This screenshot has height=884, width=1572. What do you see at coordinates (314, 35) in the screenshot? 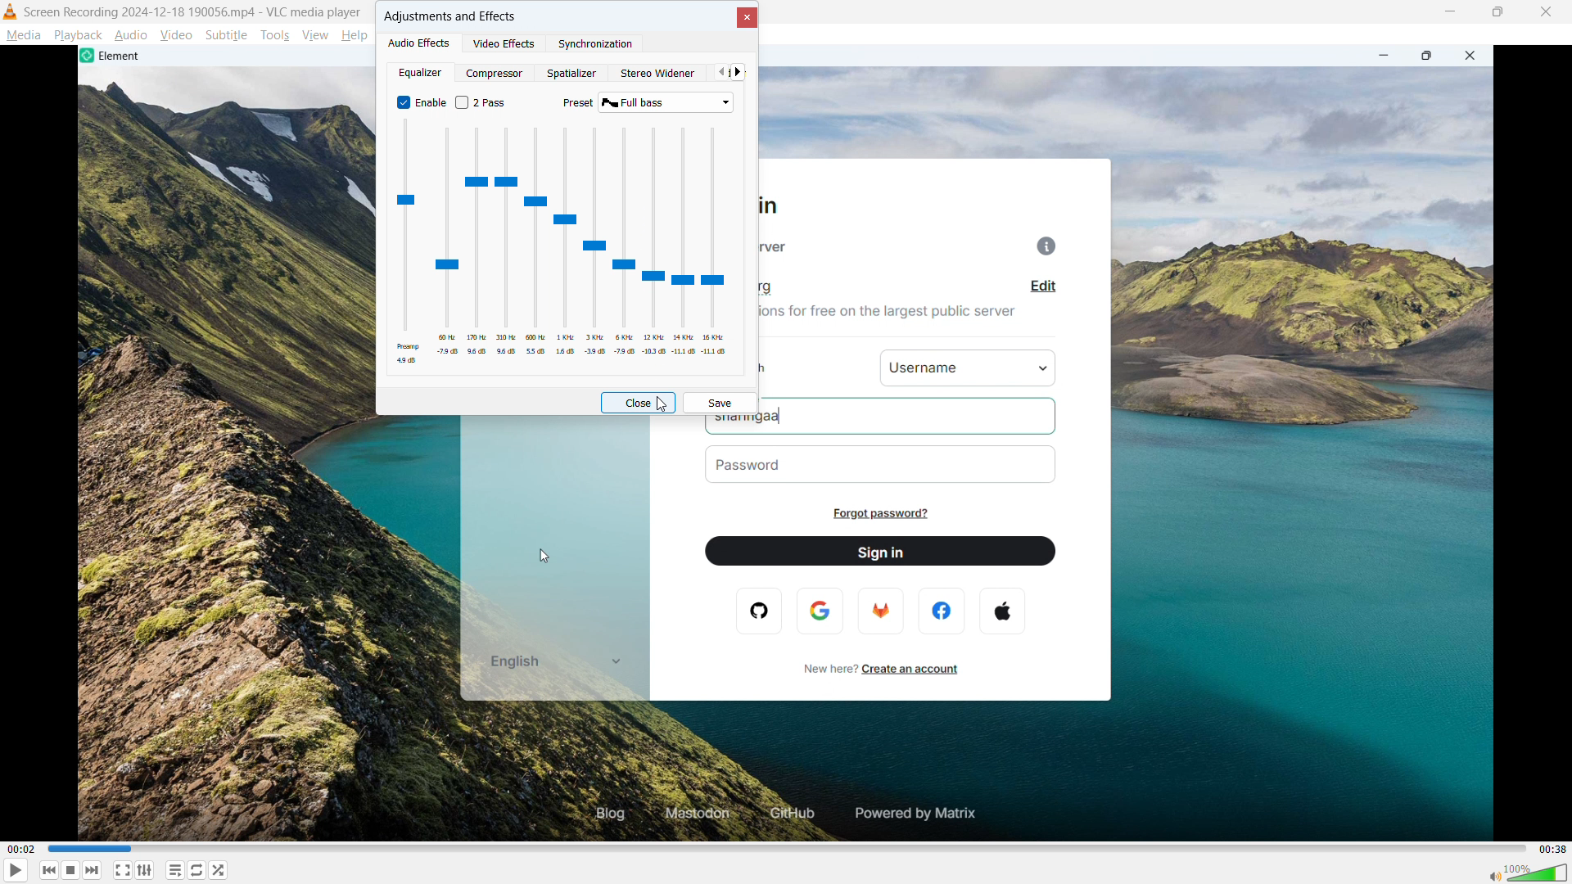
I see `View ` at bounding box center [314, 35].